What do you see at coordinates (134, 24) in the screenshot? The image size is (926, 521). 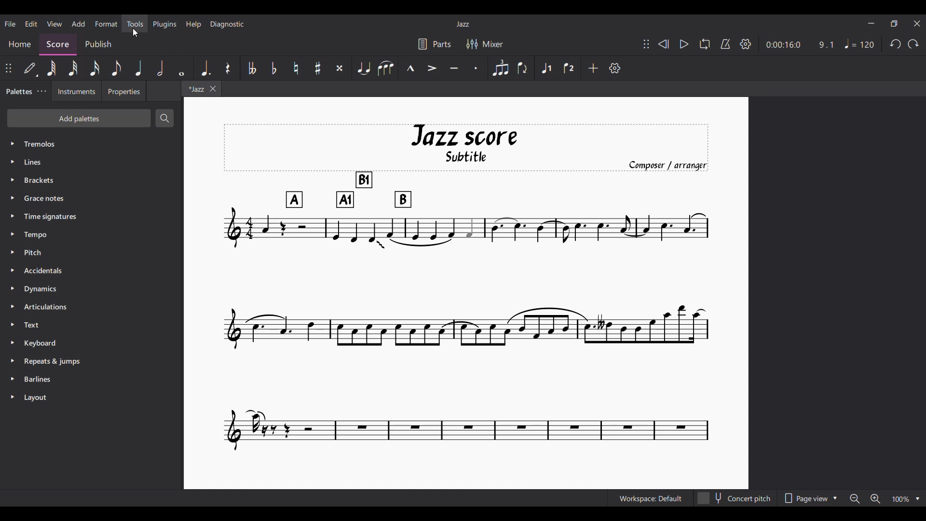 I see `Tools menu, highlighted by cursor` at bounding box center [134, 24].